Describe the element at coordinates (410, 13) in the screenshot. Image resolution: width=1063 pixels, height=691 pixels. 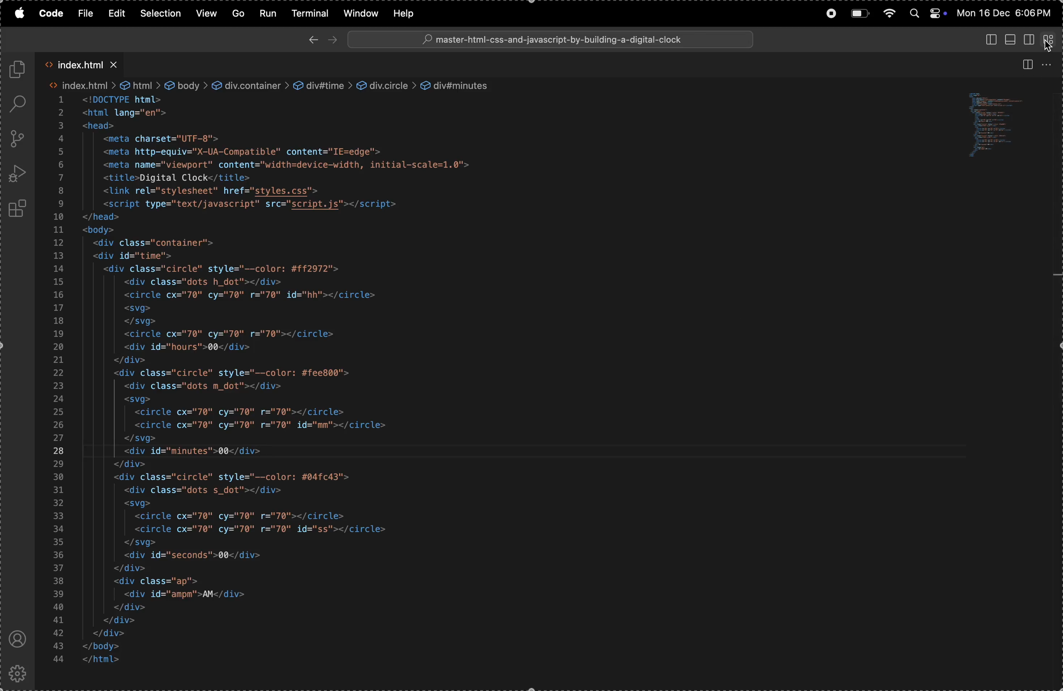
I see `help` at that location.